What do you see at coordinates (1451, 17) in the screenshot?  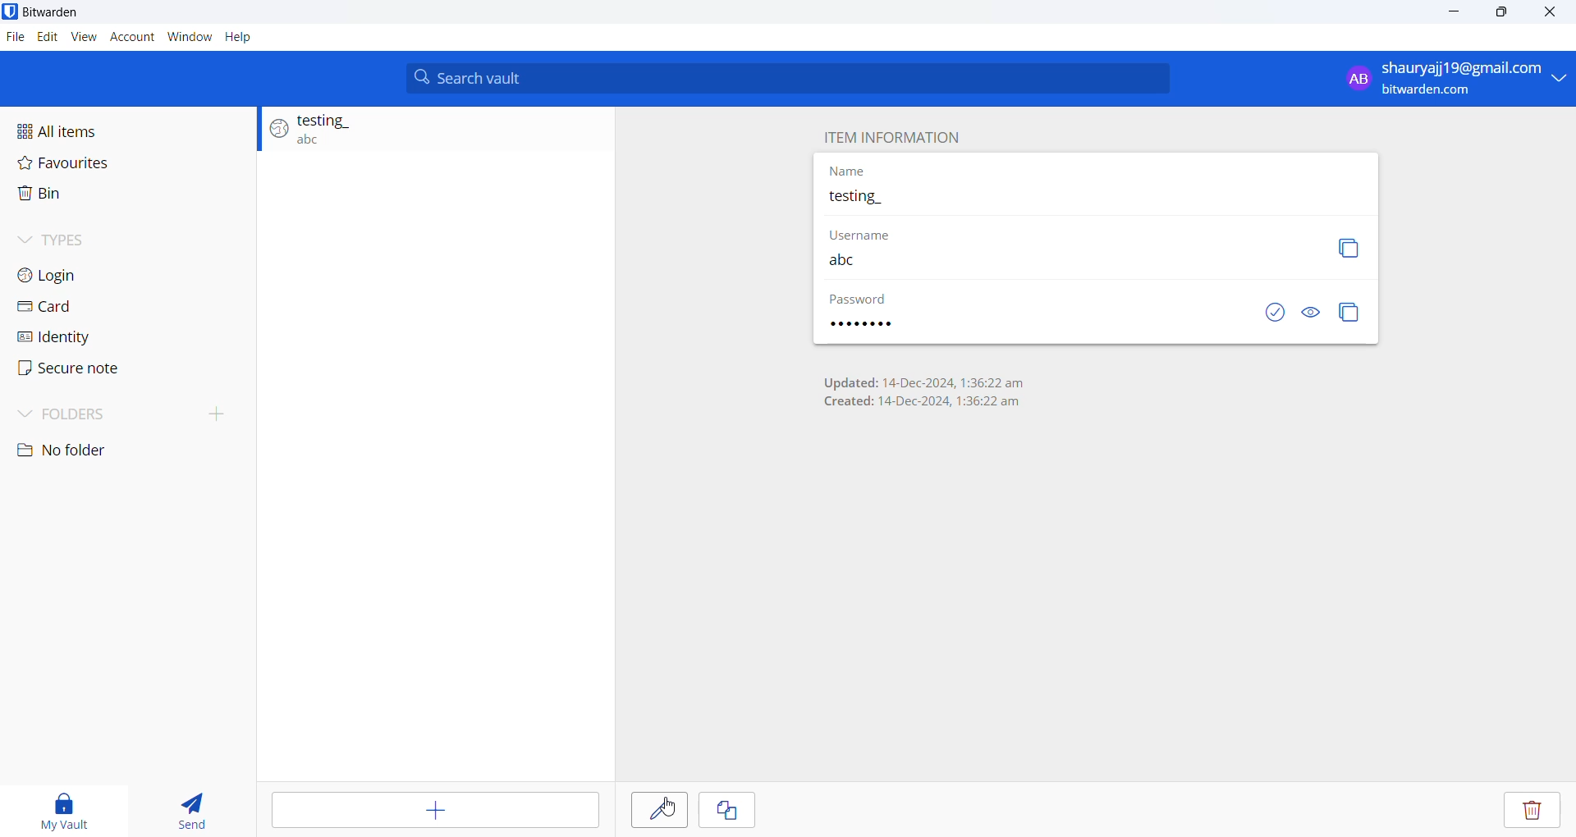 I see `minimize` at bounding box center [1451, 17].